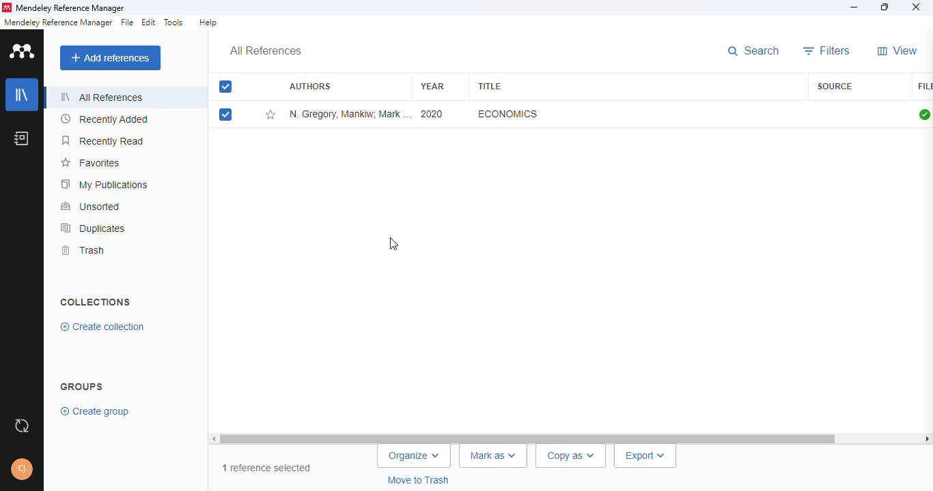 This screenshot has height=491, width=933. Describe the element at coordinates (494, 456) in the screenshot. I see `mark as` at that location.